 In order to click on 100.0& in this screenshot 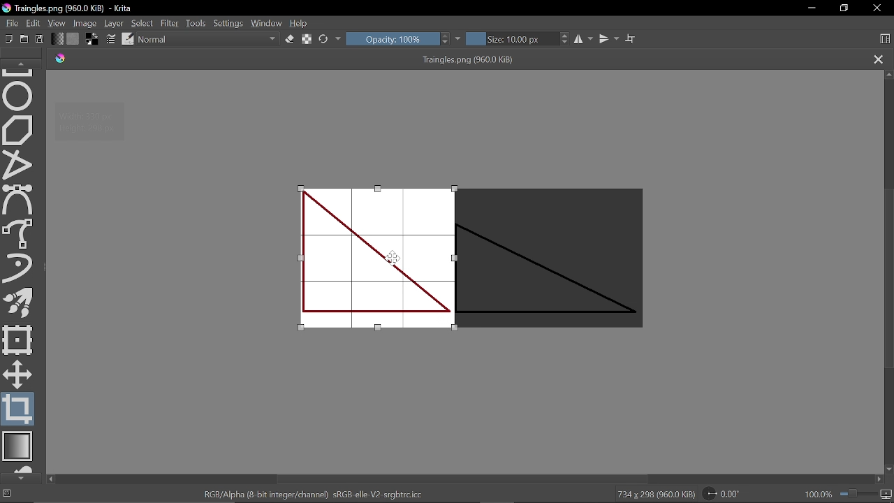, I will do `click(849, 493)`.